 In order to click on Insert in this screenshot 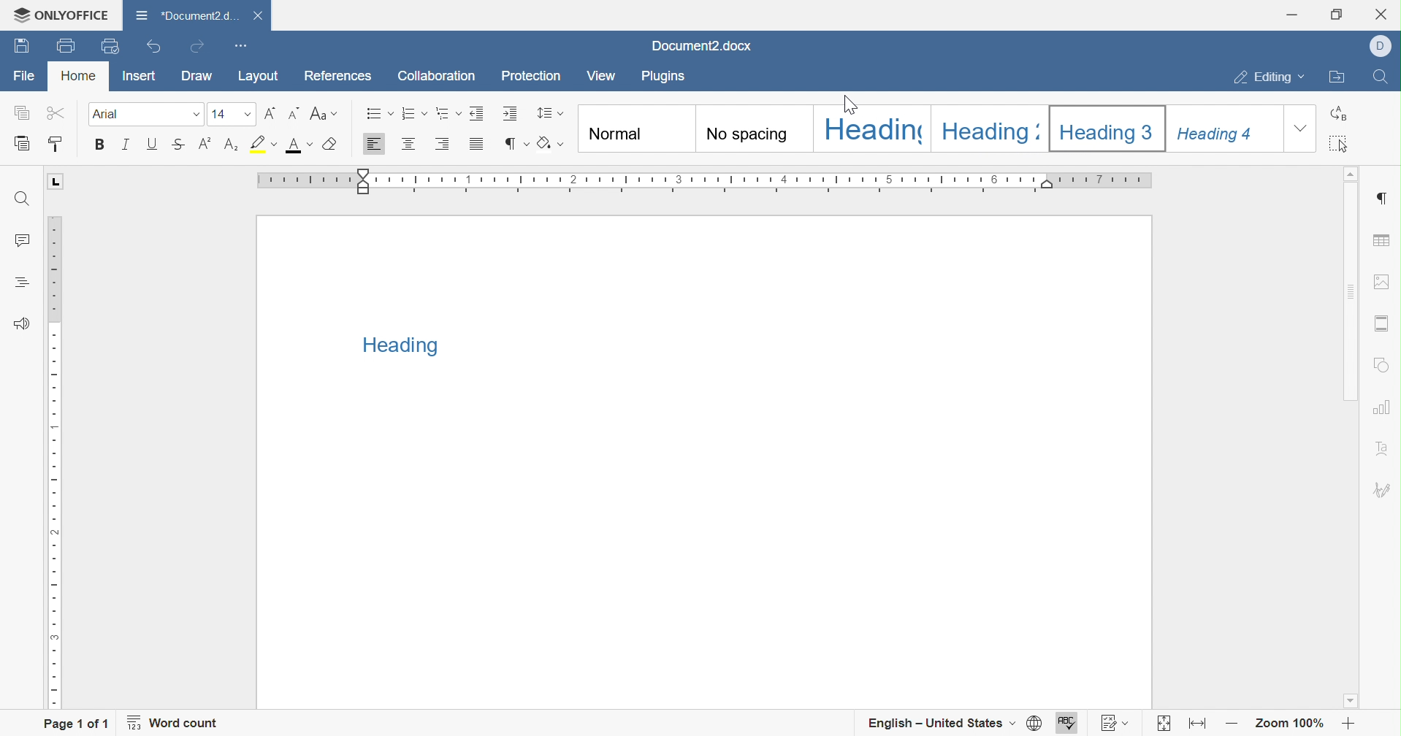, I will do `click(138, 74)`.